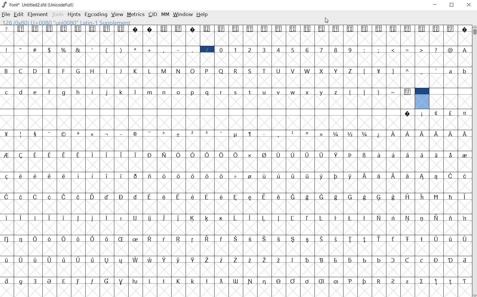 This screenshot has width=477, height=297. Describe the element at coordinates (474, 161) in the screenshot. I see `SCROLLBAR` at that location.